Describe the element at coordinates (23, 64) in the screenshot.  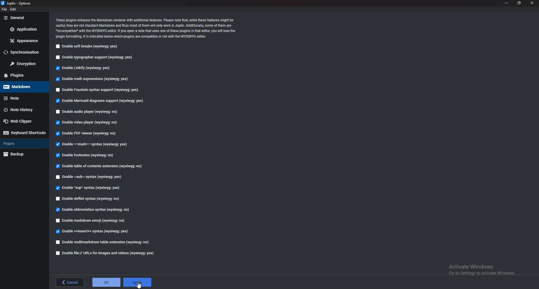
I see `Encryption` at that location.